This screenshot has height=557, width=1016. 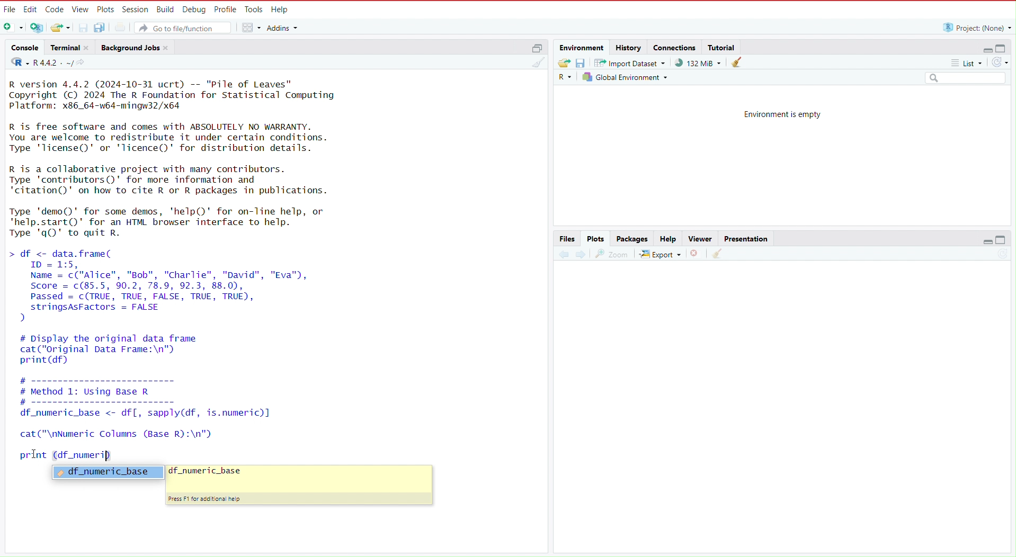 I want to click on session, so click(x=135, y=8).